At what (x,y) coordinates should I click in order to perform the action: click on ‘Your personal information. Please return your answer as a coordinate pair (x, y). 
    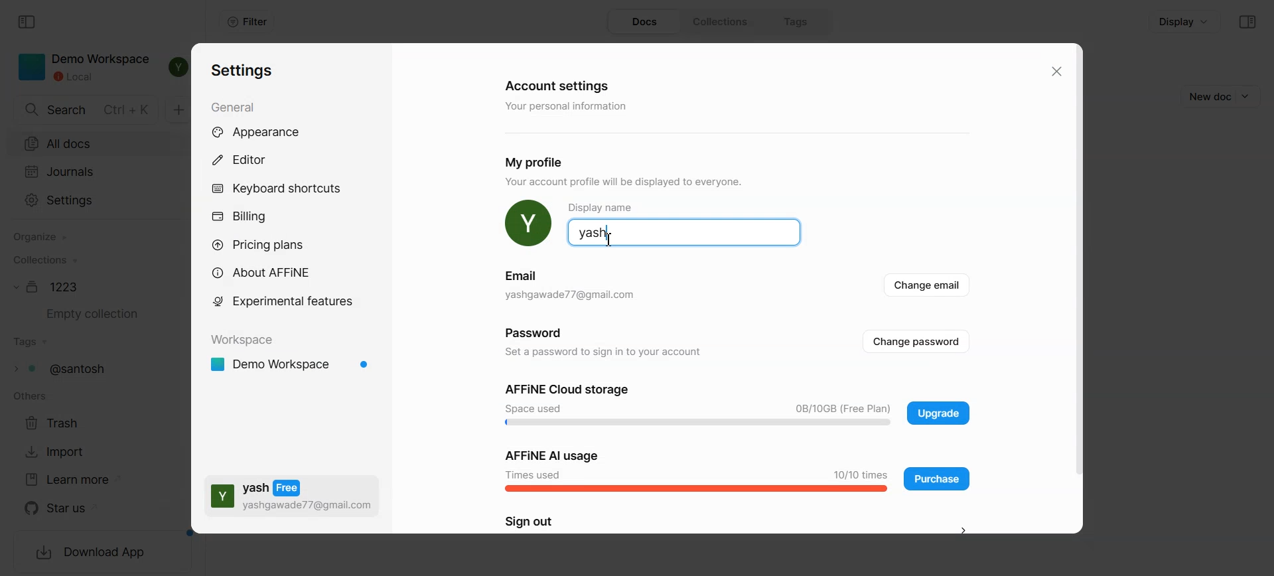
    Looking at the image, I should click on (569, 107).